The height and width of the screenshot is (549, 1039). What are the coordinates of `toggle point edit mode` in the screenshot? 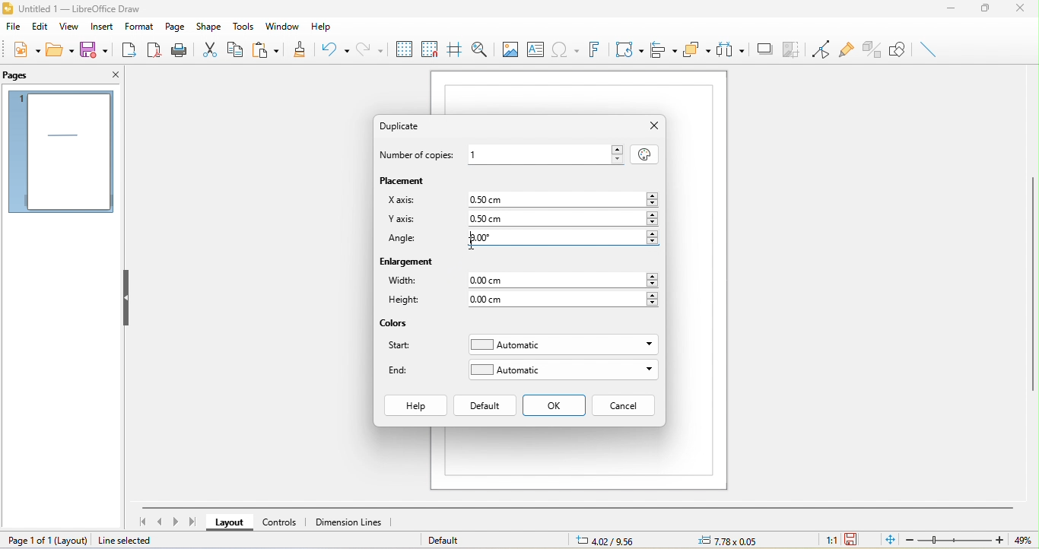 It's located at (817, 47).